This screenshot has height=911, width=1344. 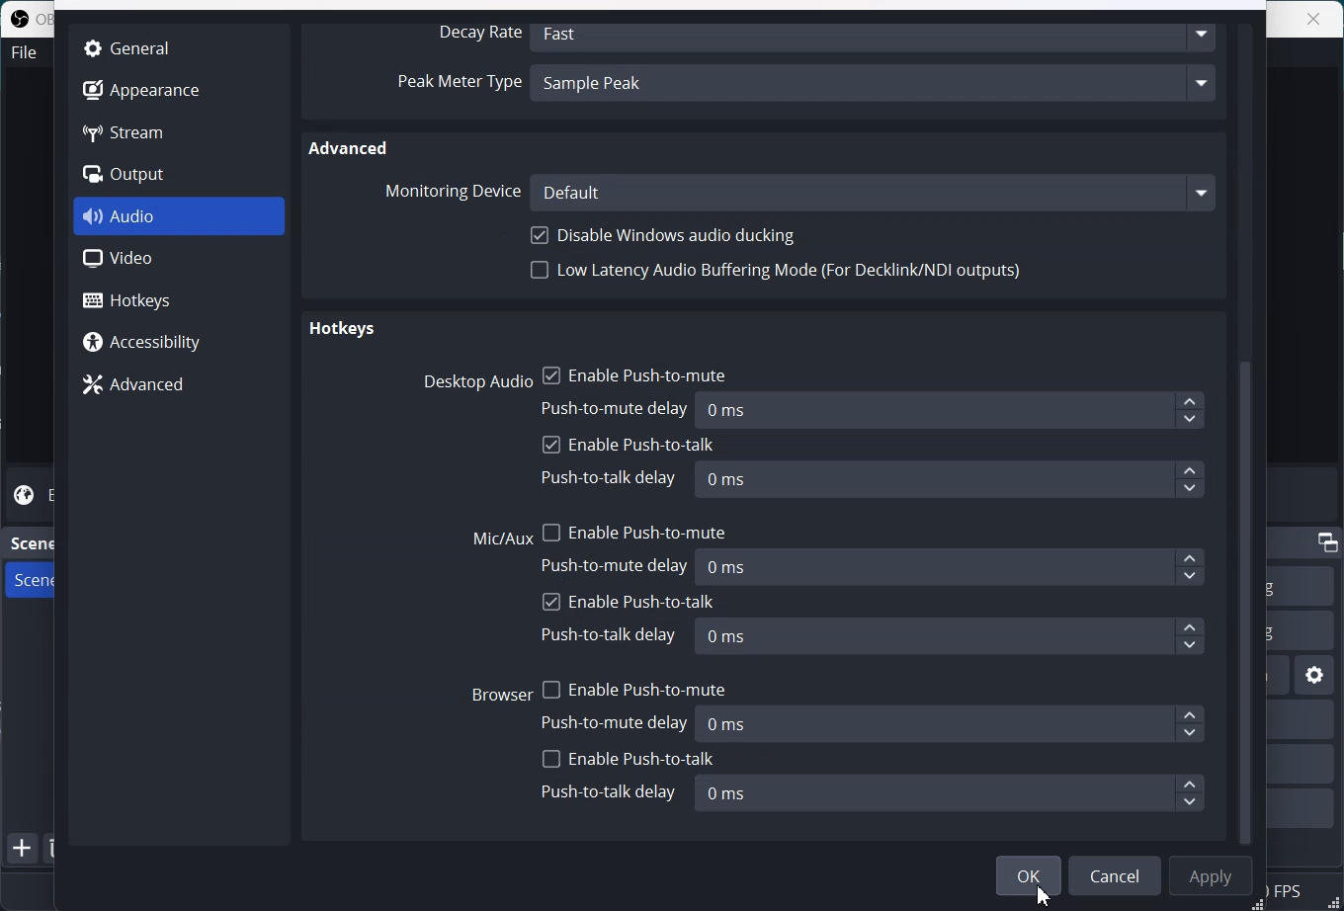 I want to click on Cancel, so click(x=1115, y=875).